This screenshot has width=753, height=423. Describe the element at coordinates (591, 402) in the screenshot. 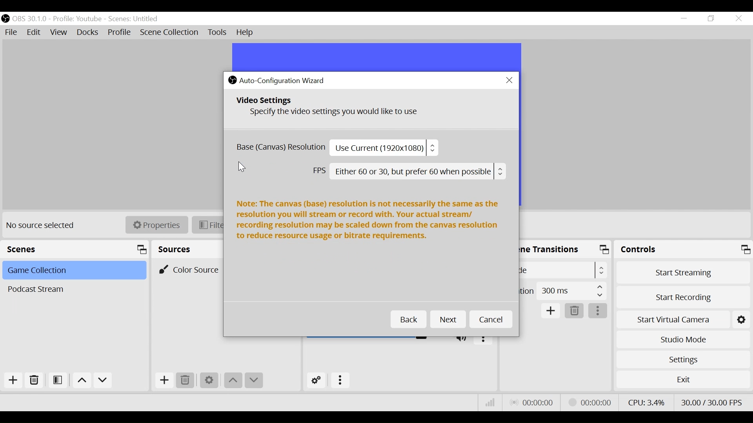

I see `Stream ` at that location.